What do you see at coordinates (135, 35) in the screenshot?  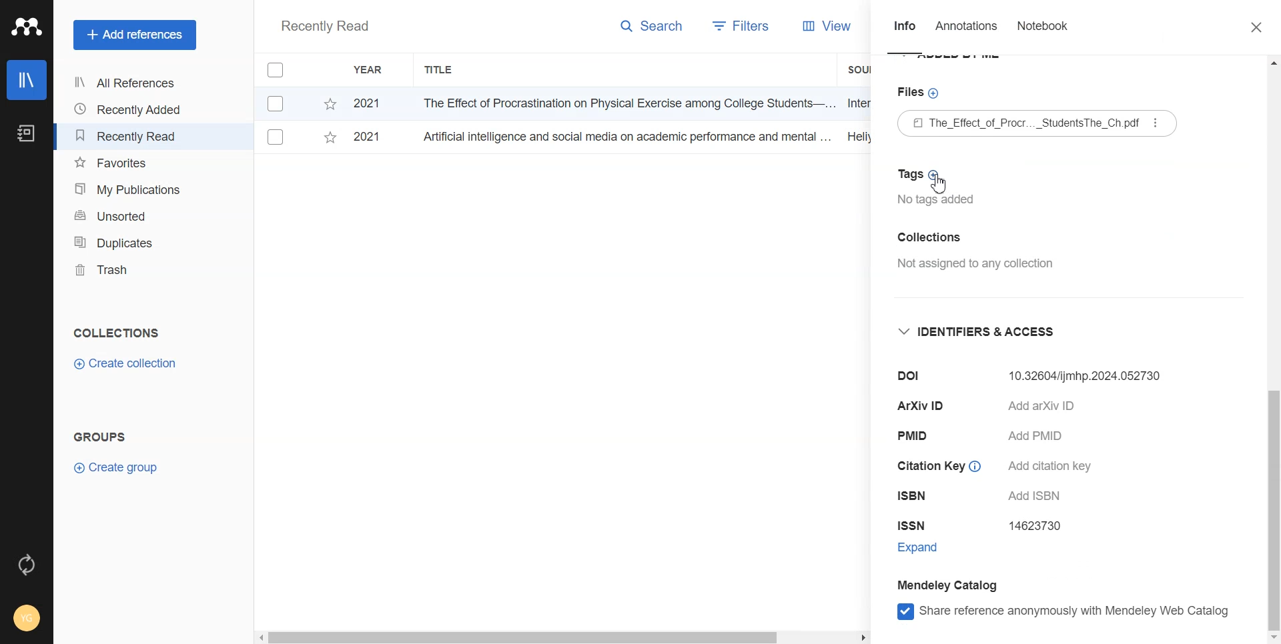 I see `Add references` at bounding box center [135, 35].